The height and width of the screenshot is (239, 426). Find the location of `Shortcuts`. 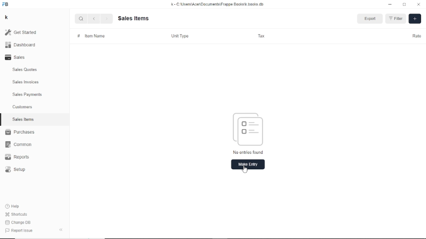

Shortcuts is located at coordinates (17, 215).